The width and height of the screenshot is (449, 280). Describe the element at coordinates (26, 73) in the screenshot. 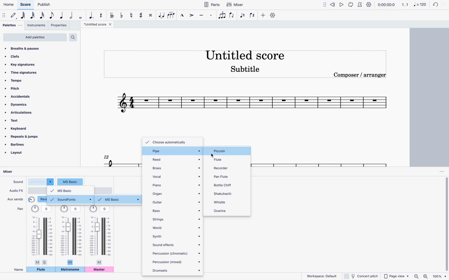

I see `time signatures` at that location.